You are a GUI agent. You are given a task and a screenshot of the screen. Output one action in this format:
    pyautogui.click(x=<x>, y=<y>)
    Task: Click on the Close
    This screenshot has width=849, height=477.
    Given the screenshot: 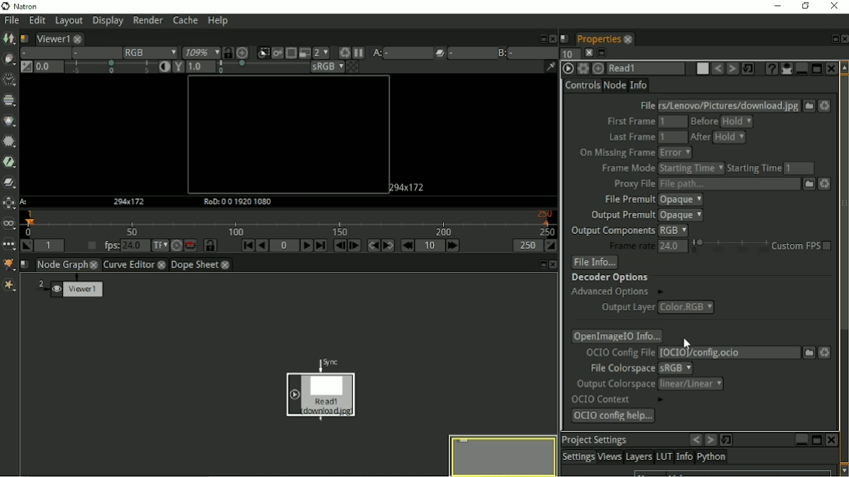 What is the action you would take?
    pyautogui.click(x=552, y=37)
    